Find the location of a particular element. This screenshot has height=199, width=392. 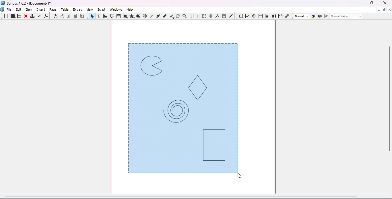

Cut is located at coordinates (69, 16).